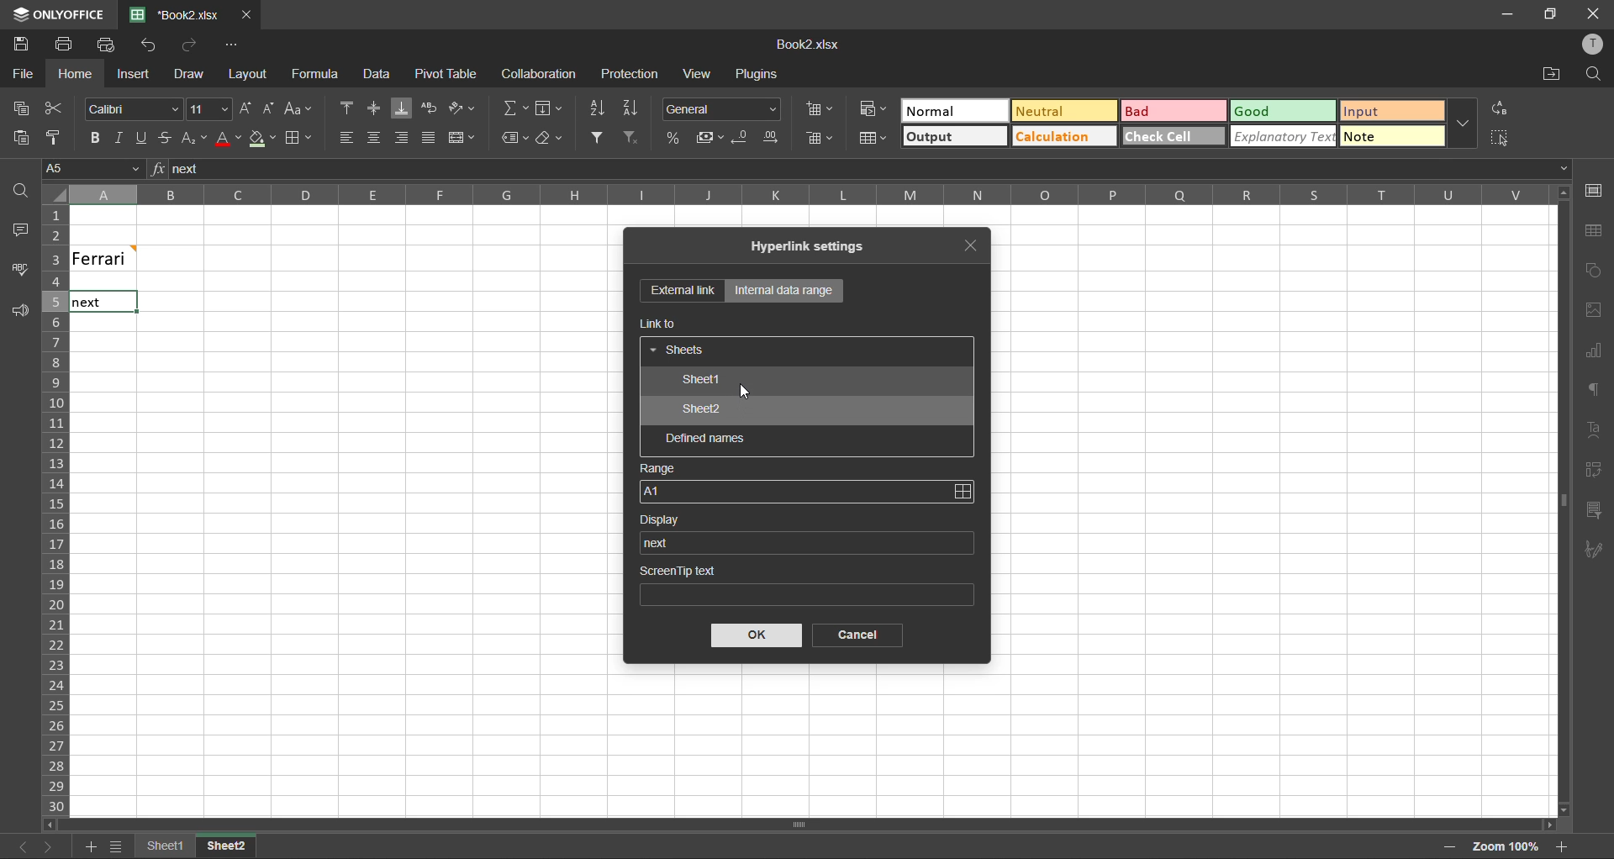 The image size is (1614, 859). What do you see at coordinates (1593, 510) in the screenshot?
I see `slicer` at bounding box center [1593, 510].